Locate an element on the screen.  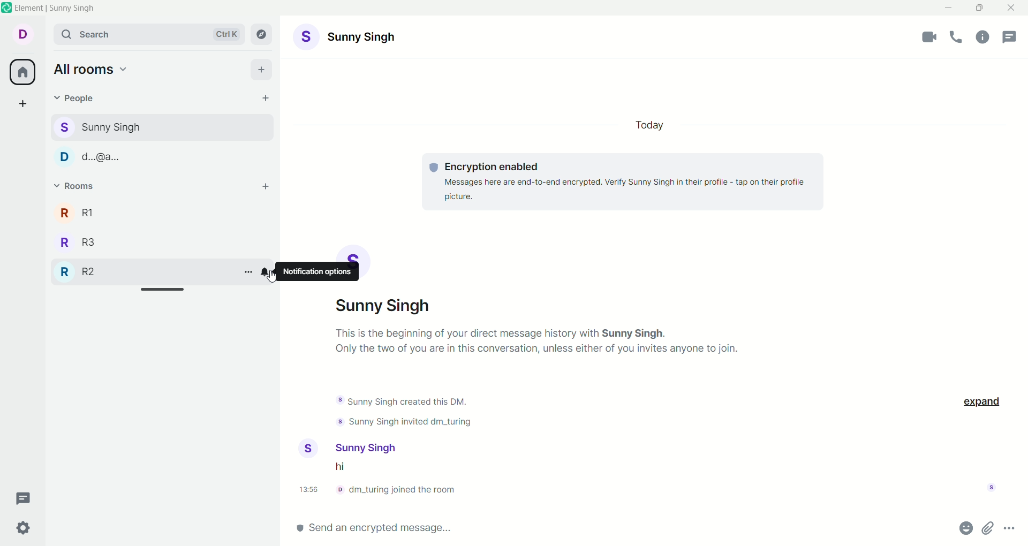
time is located at coordinates (311, 490).